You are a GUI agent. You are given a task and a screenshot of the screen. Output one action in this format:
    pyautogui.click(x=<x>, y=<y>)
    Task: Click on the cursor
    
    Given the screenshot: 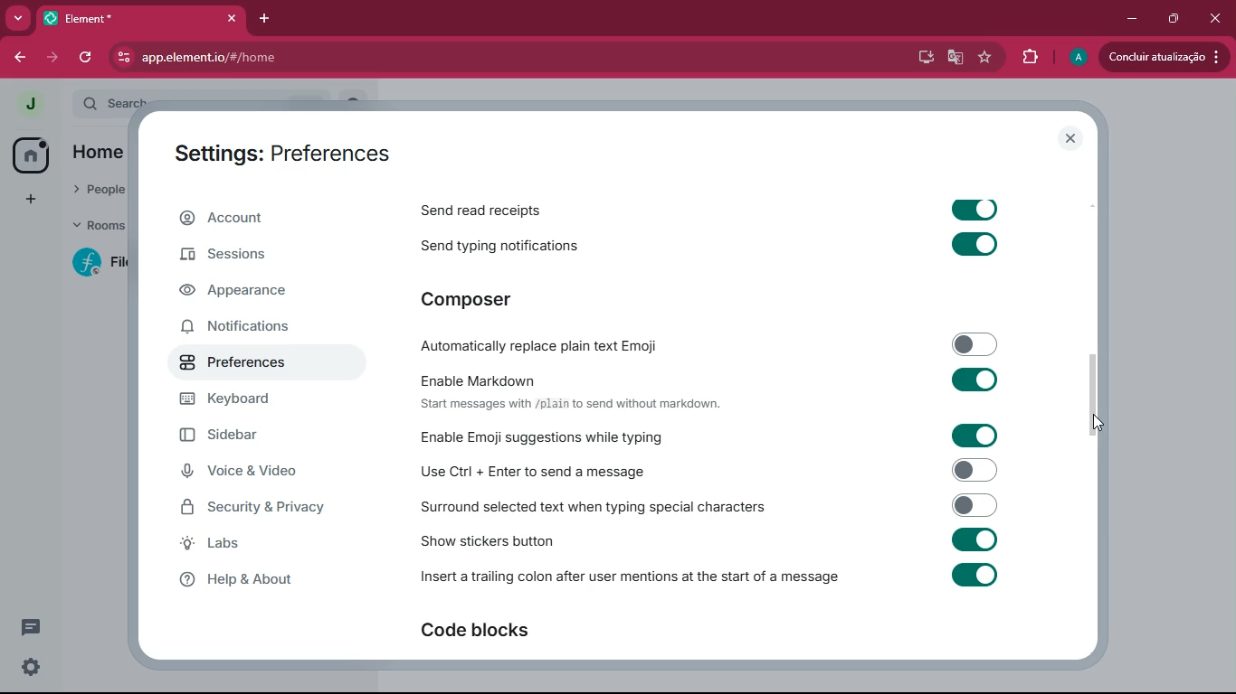 What is the action you would take?
    pyautogui.click(x=1093, y=424)
    